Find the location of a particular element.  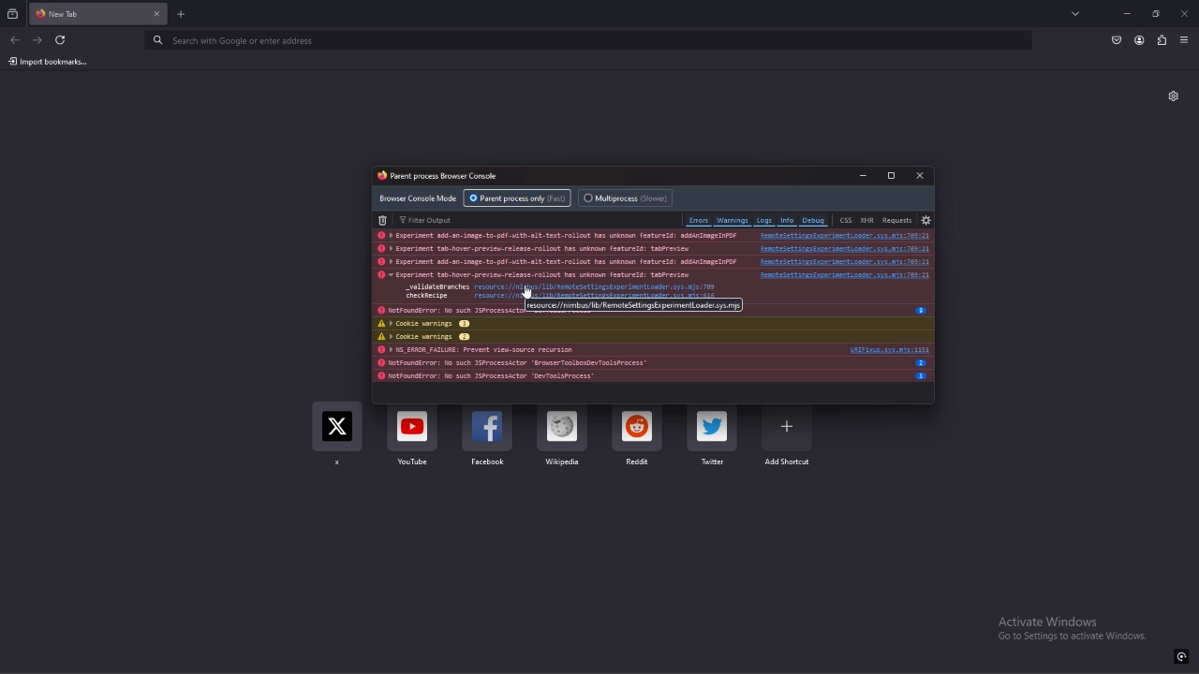

recent browsing is located at coordinates (13, 15).